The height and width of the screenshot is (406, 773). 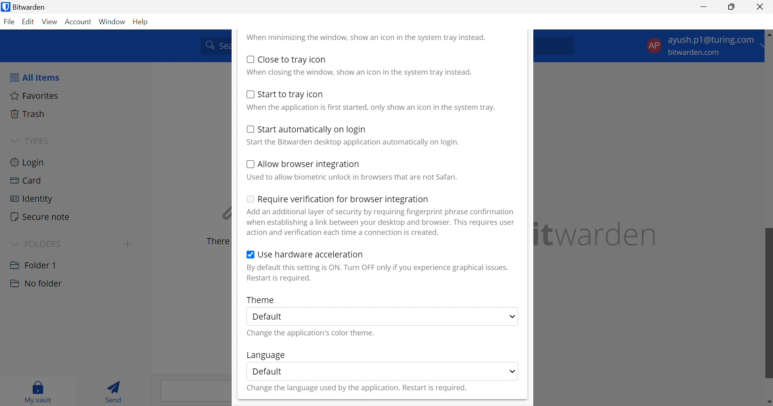 What do you see at coordinates (356, 389) in the screenshot?
I see `Change the language used by  the application. Restart is required.` at bounding box center [356, 389].